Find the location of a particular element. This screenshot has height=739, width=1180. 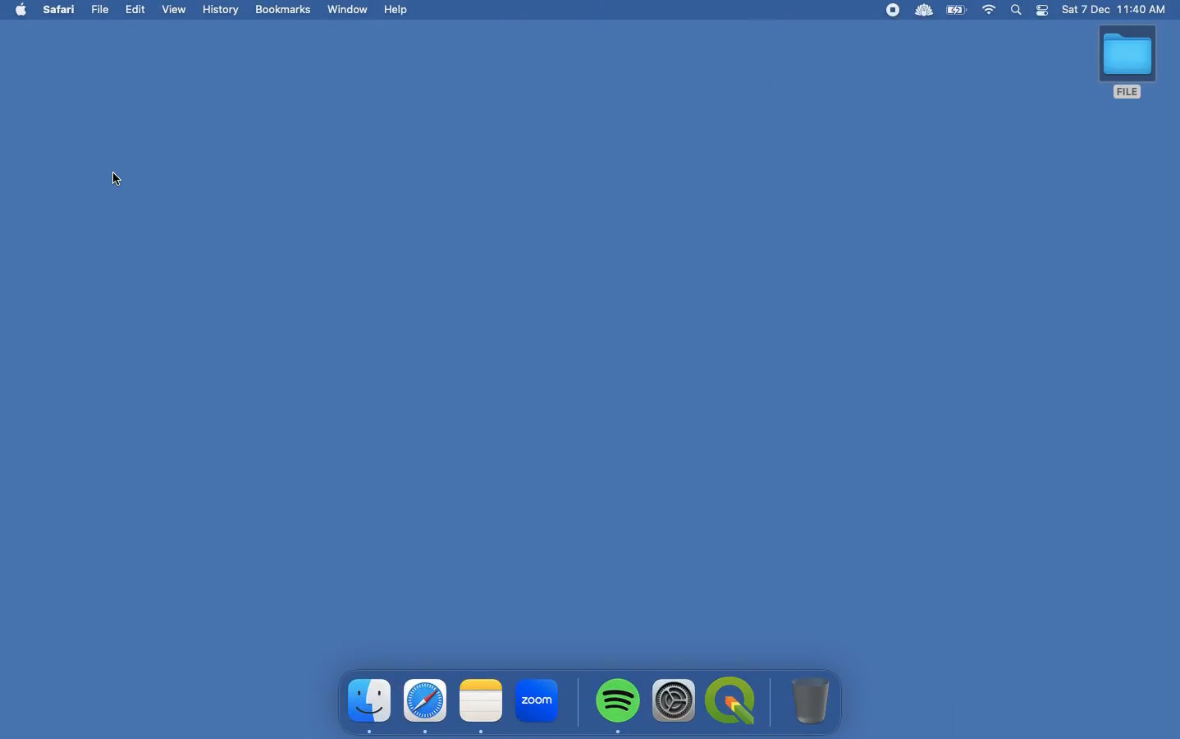

File is located at coordinates (1129, 65).